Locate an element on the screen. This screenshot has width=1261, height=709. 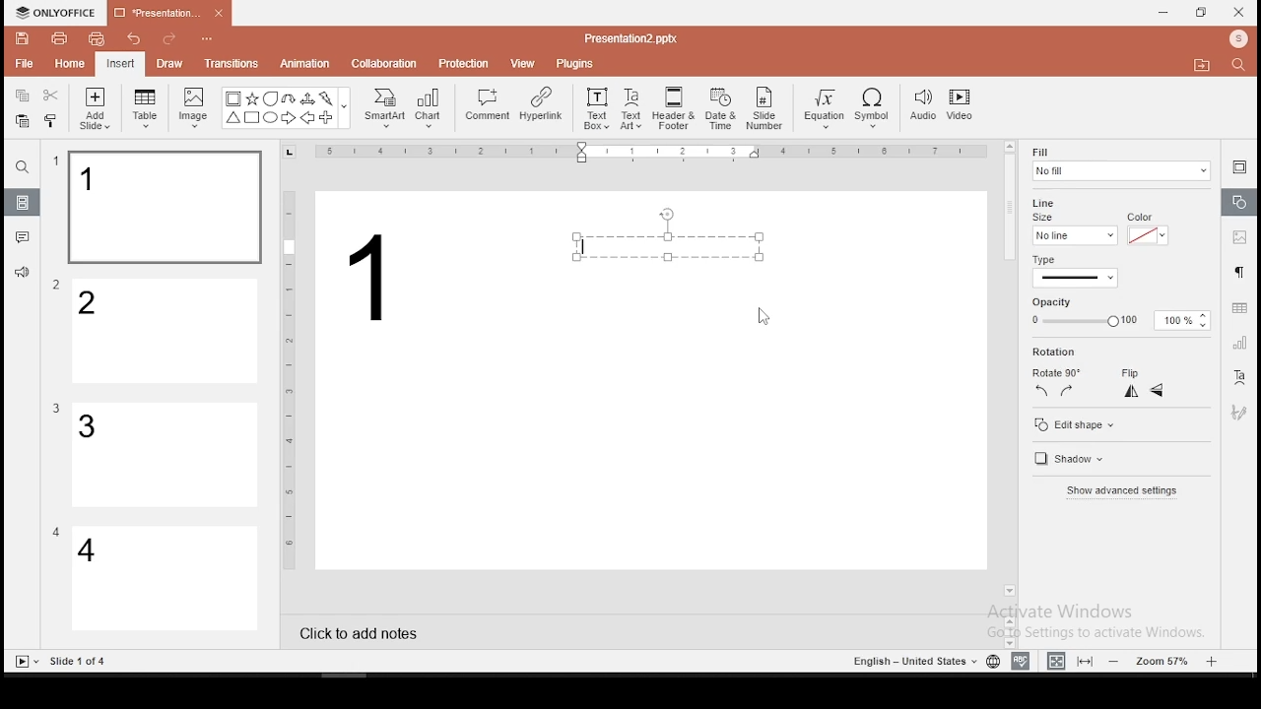
opacity is located at coordinates (1117, 321).